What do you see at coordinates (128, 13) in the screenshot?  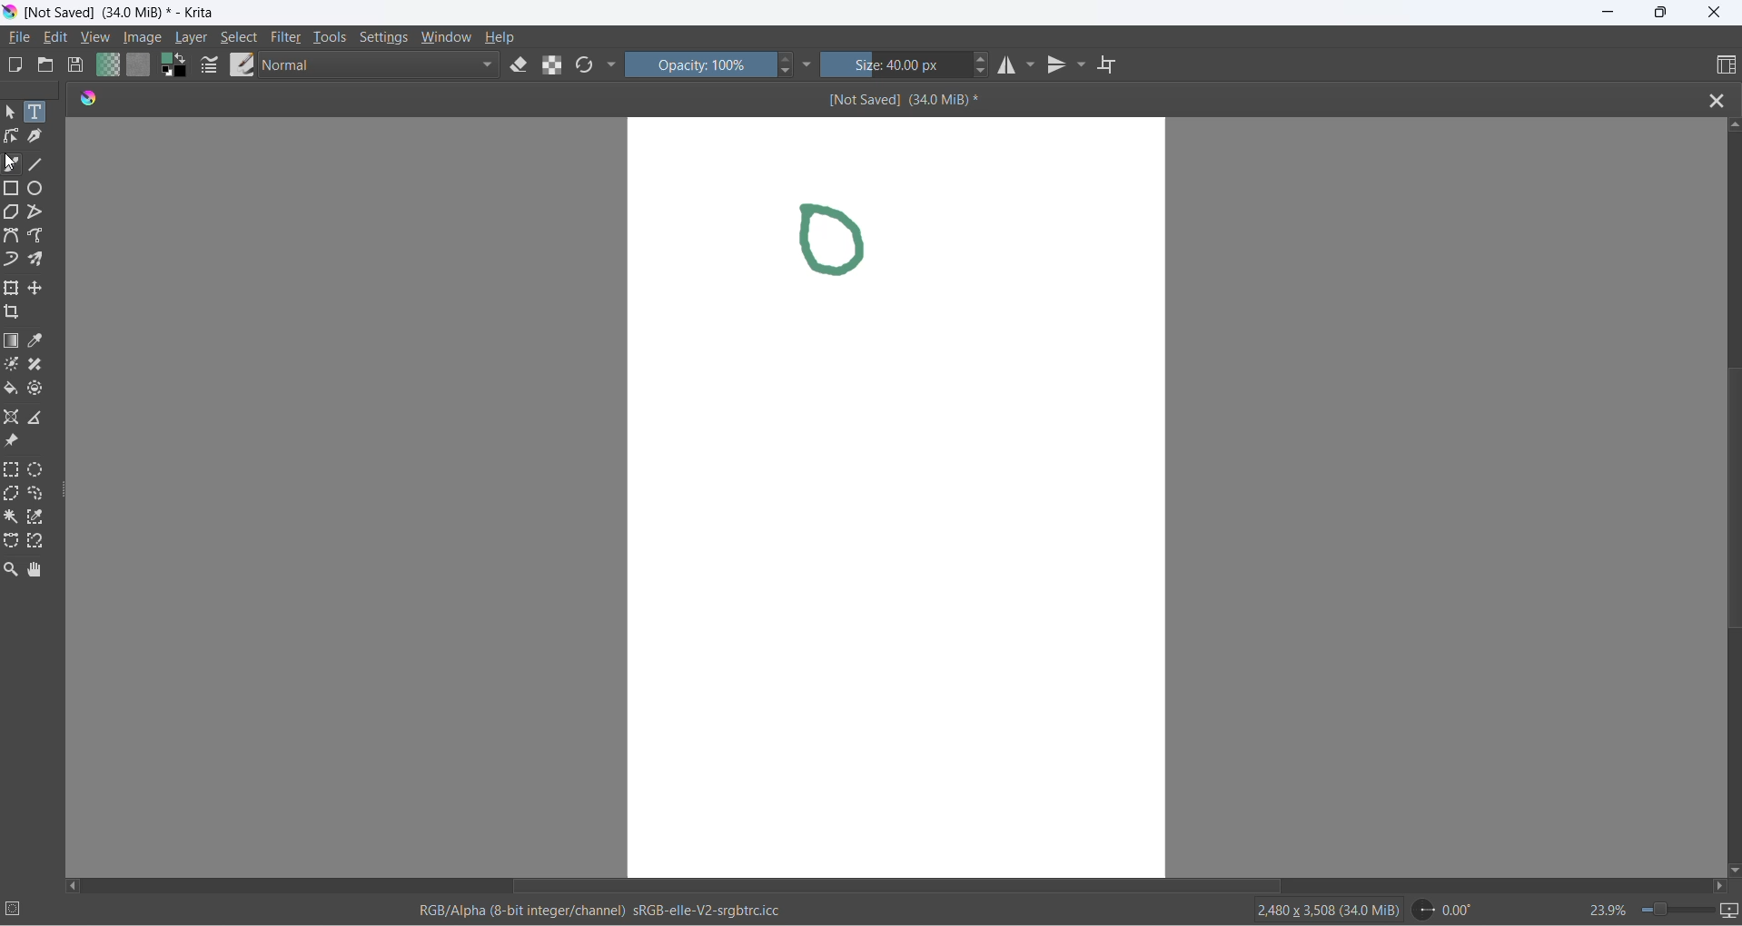 I see `[Not Saved] (340 MiB)* - Krita` at bounding box center [128, 13].